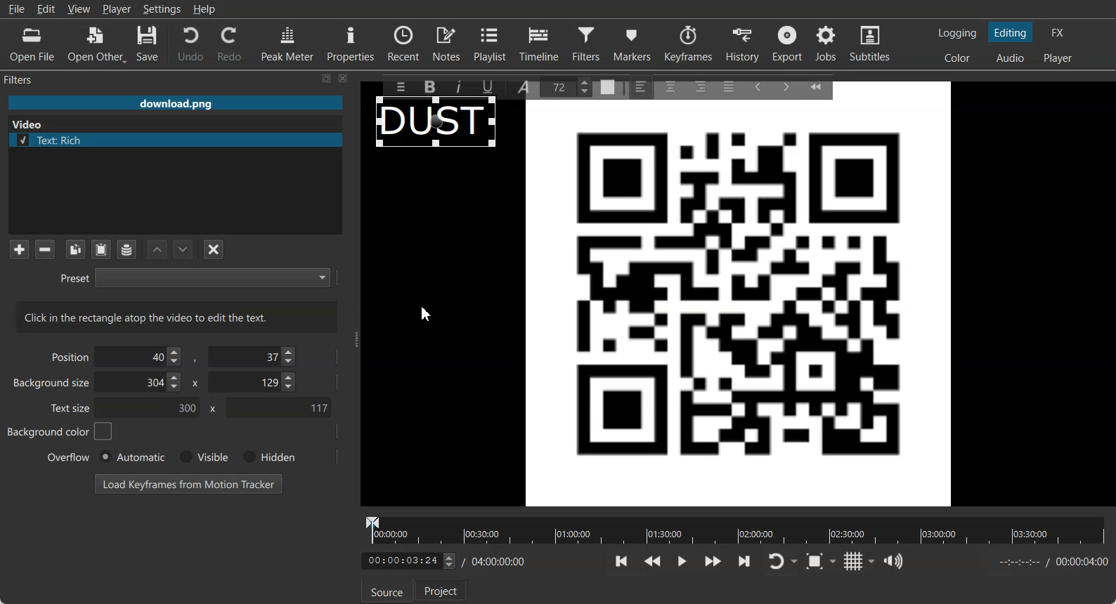 The height and width of the screenshot is (604, 1116). I want to click on Copy checked filters, so click(75, 249).